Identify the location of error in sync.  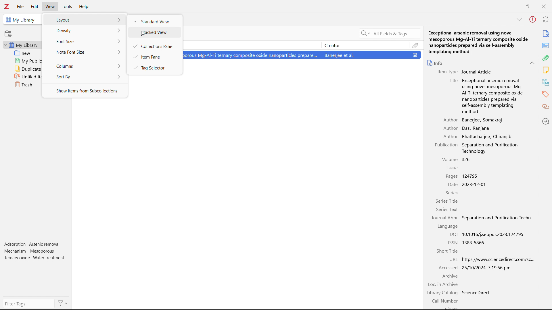
(533, 20).